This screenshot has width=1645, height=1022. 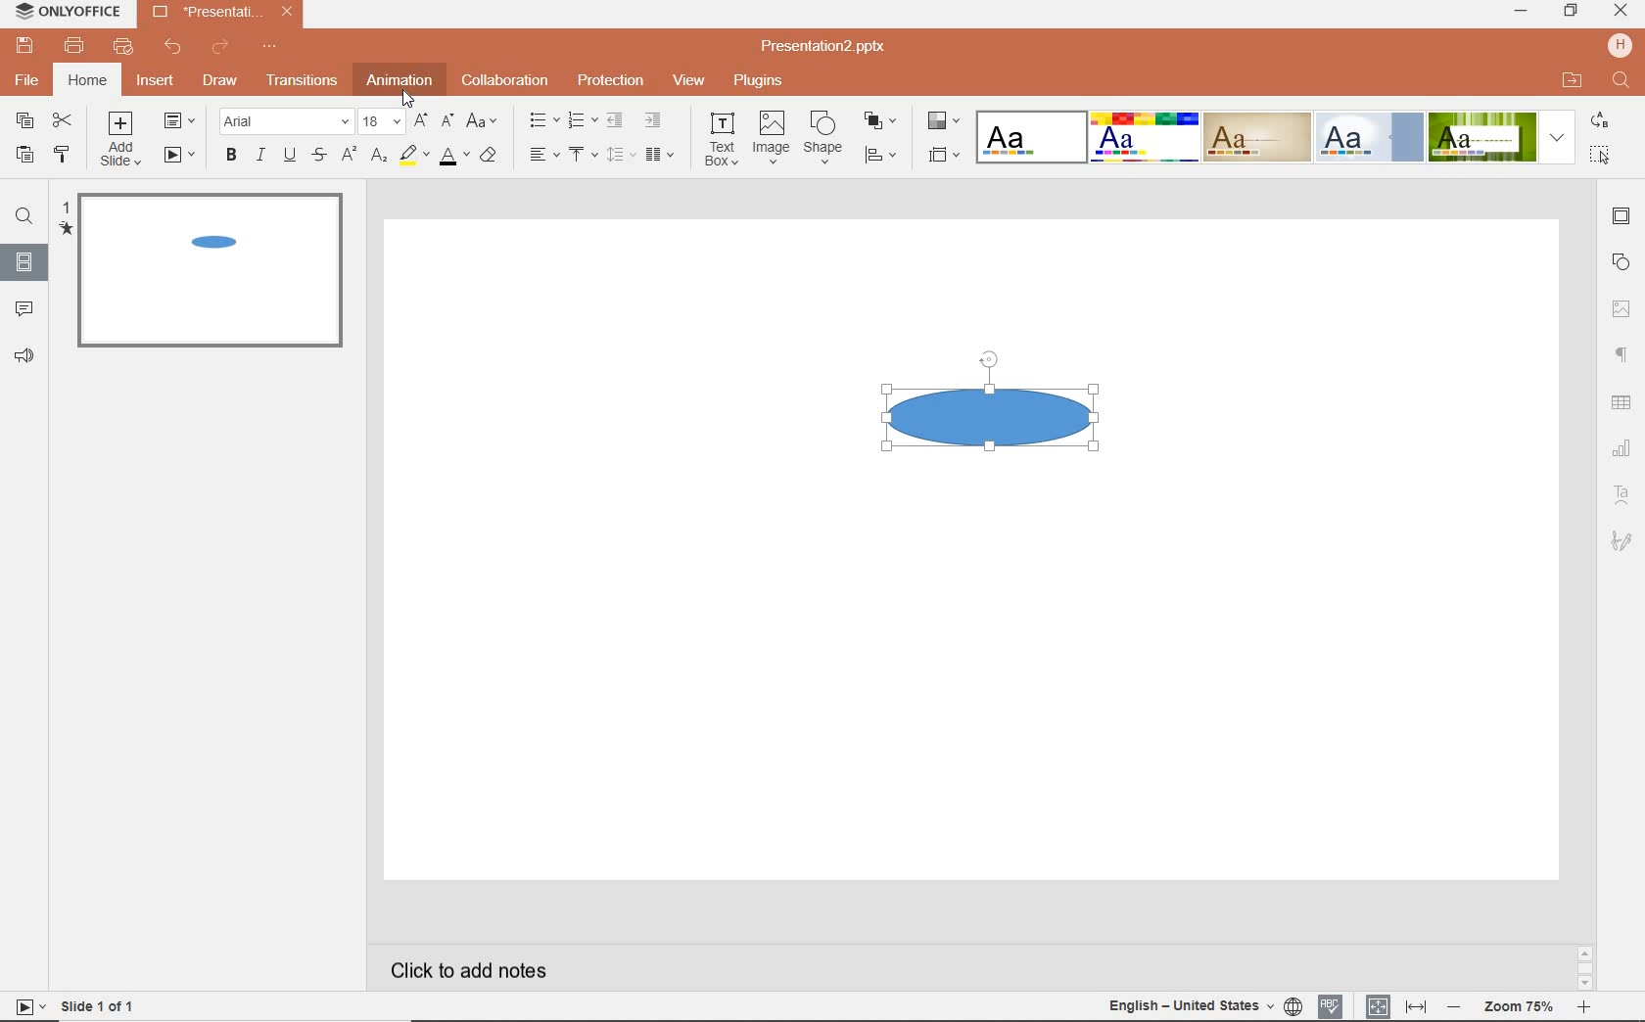 I want to click on Blank, so click(x=1030, y=139).